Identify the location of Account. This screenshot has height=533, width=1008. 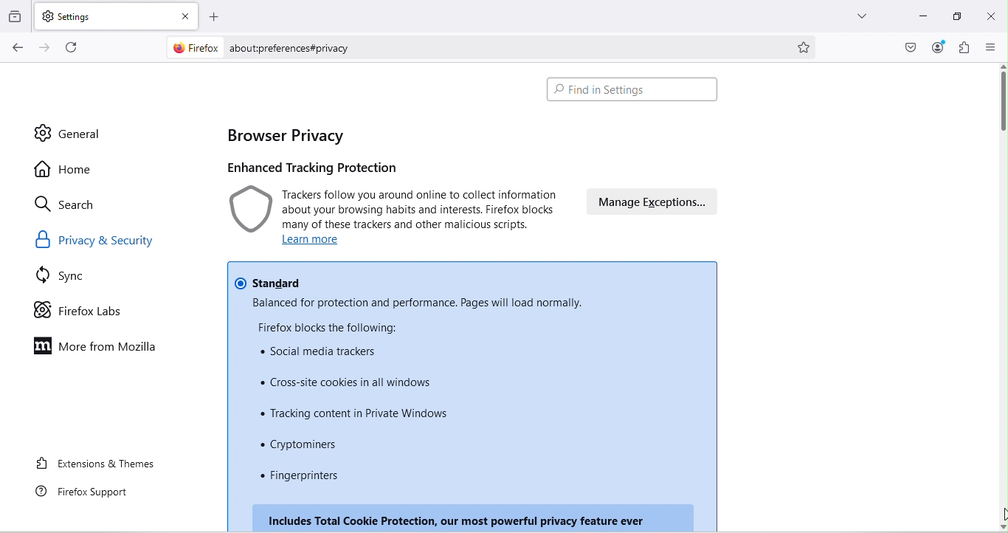
(939, 48).